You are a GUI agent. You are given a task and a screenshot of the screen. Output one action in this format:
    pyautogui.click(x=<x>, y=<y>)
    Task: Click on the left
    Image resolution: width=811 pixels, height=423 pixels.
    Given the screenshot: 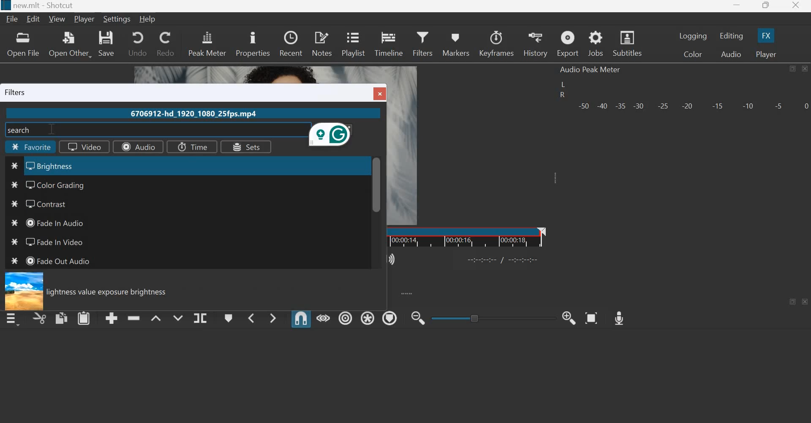 What is the action you would take?
    pyautogui.click(x=564, y=84)
    